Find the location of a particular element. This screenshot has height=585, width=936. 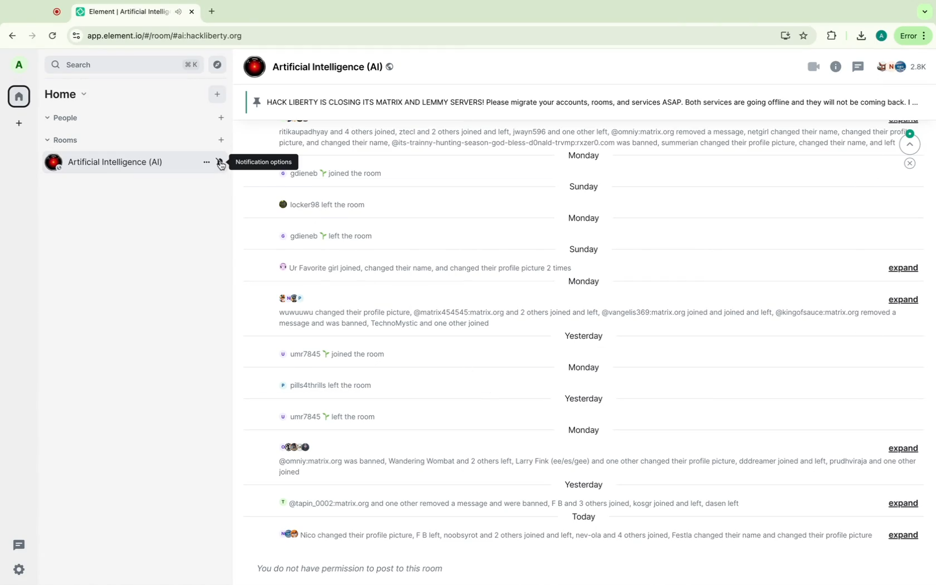

message is located at coordinates (589, 137).